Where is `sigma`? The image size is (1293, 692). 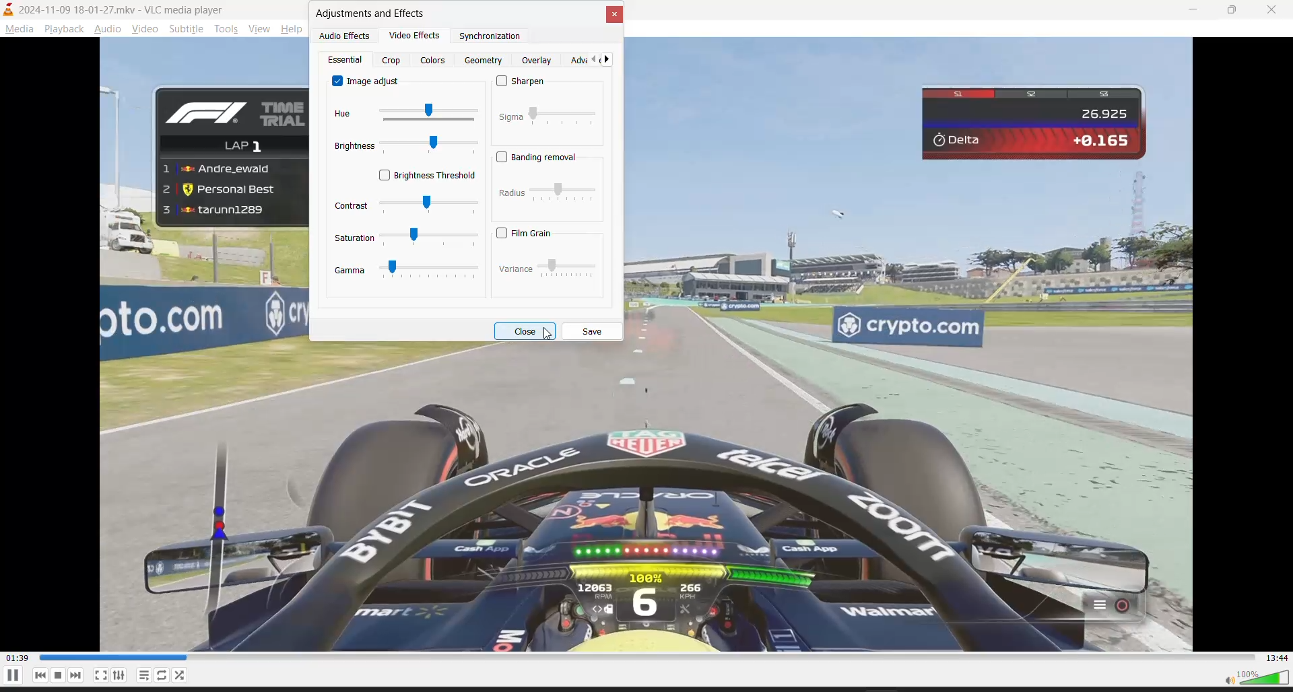 sigma is located at coordinates (547, 120).